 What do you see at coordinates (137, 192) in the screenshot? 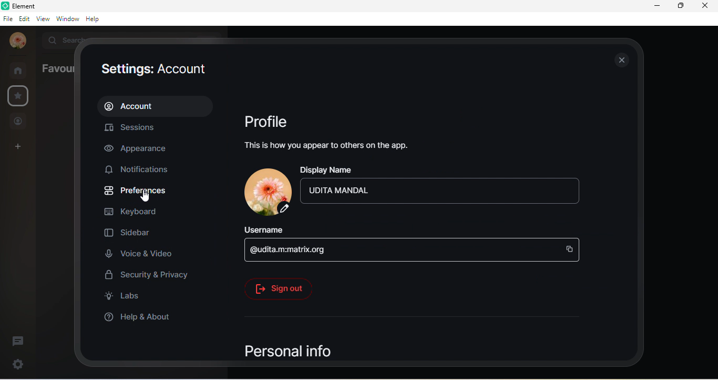
I see `preference` at bounding box center [137, 192].